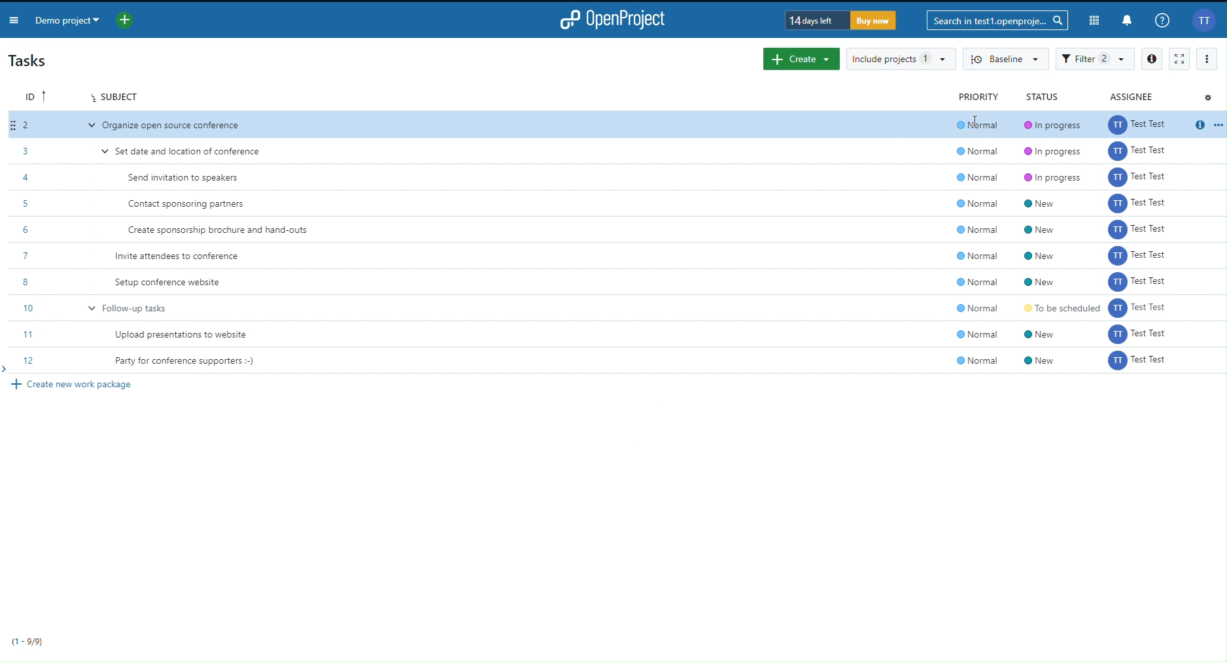  I want to click on 7 Invite attendees to conference @ Normal @ New QQ Test Test, so click(617, 256).